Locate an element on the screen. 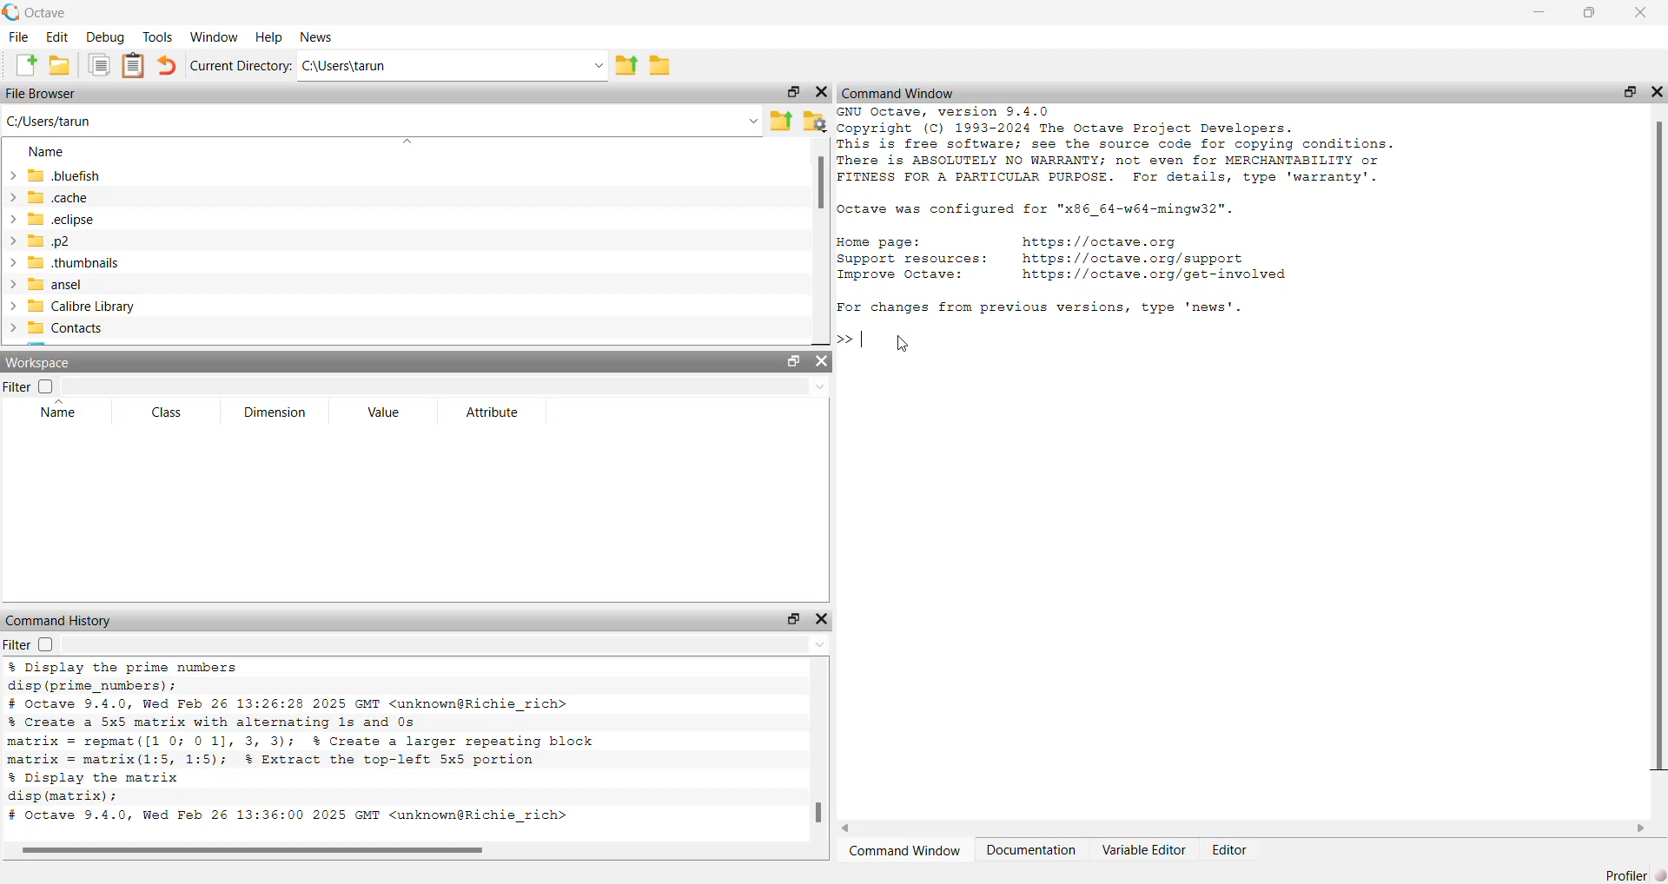 The width and height of the screenshot is (1668, 884). variable editor is located at coordinates (1144, 850).